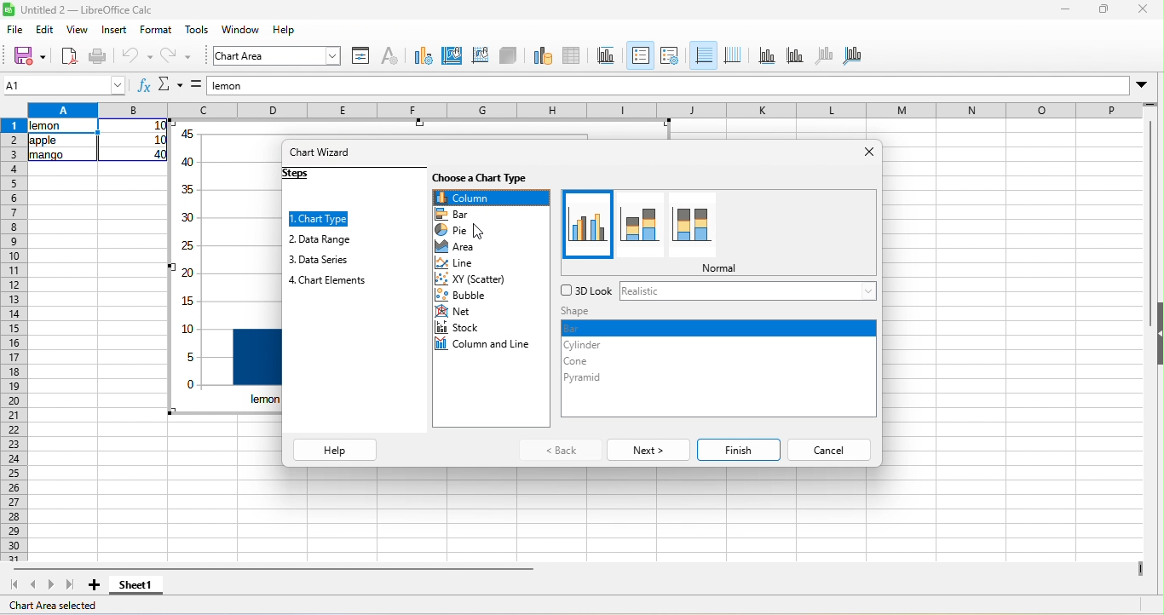 The width and height of the screenshot is (1164, 615). What do you see at coordinates (642, 55) in the screenshot?
I see `legend on off` at bounding box center [642, 55].